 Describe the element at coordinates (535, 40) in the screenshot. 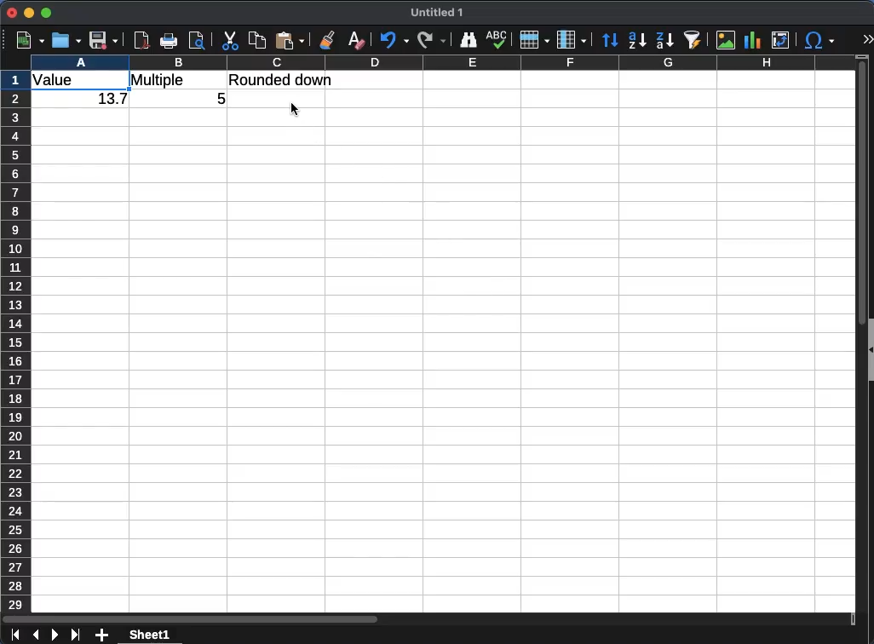

I see `rows` at that location.